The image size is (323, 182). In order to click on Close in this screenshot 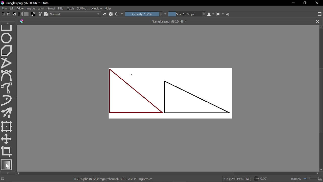, I will do `click(317, 4)`.